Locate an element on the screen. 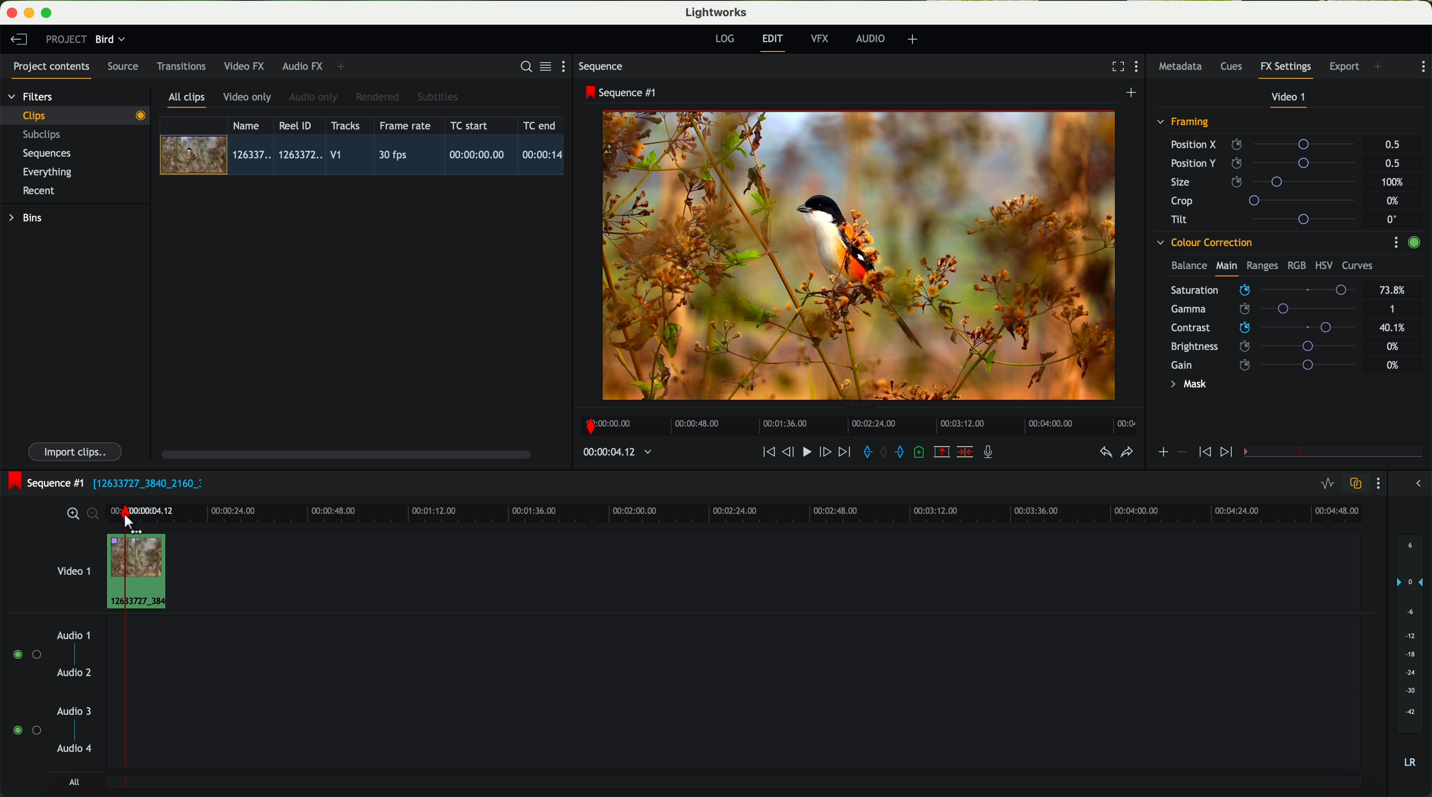 The height and width of the screenshot is (797, 1432). move foward is located at coordinates (844, 452).